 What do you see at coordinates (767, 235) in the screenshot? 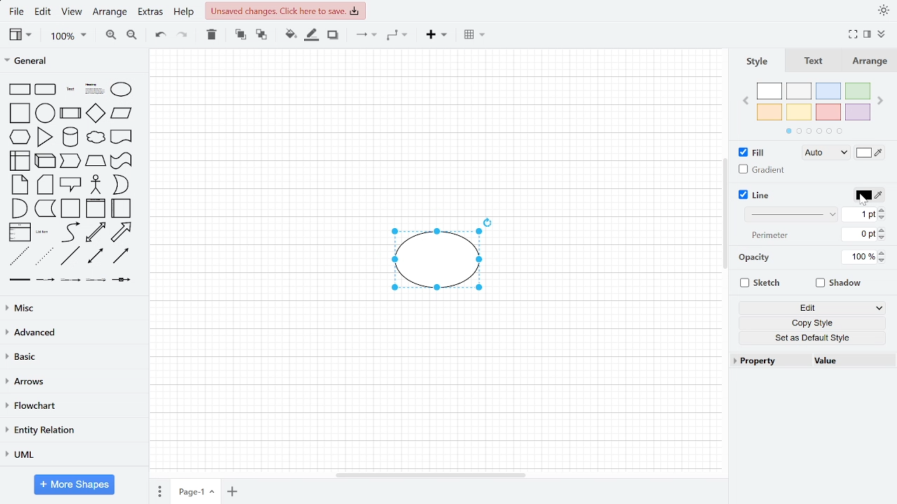
I see `perimeter` at bounding box center [767, 235].